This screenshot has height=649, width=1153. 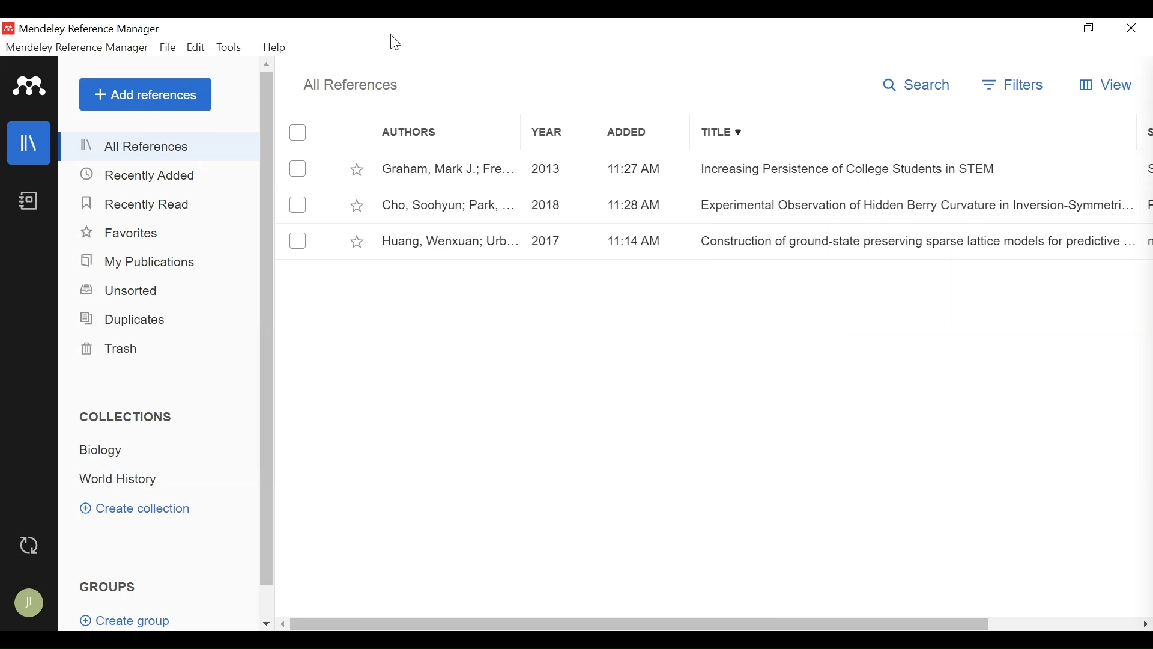 What do you see at coordinates (167, 47) in the screenshot?
I see `File` at bounding box center [167, 47].